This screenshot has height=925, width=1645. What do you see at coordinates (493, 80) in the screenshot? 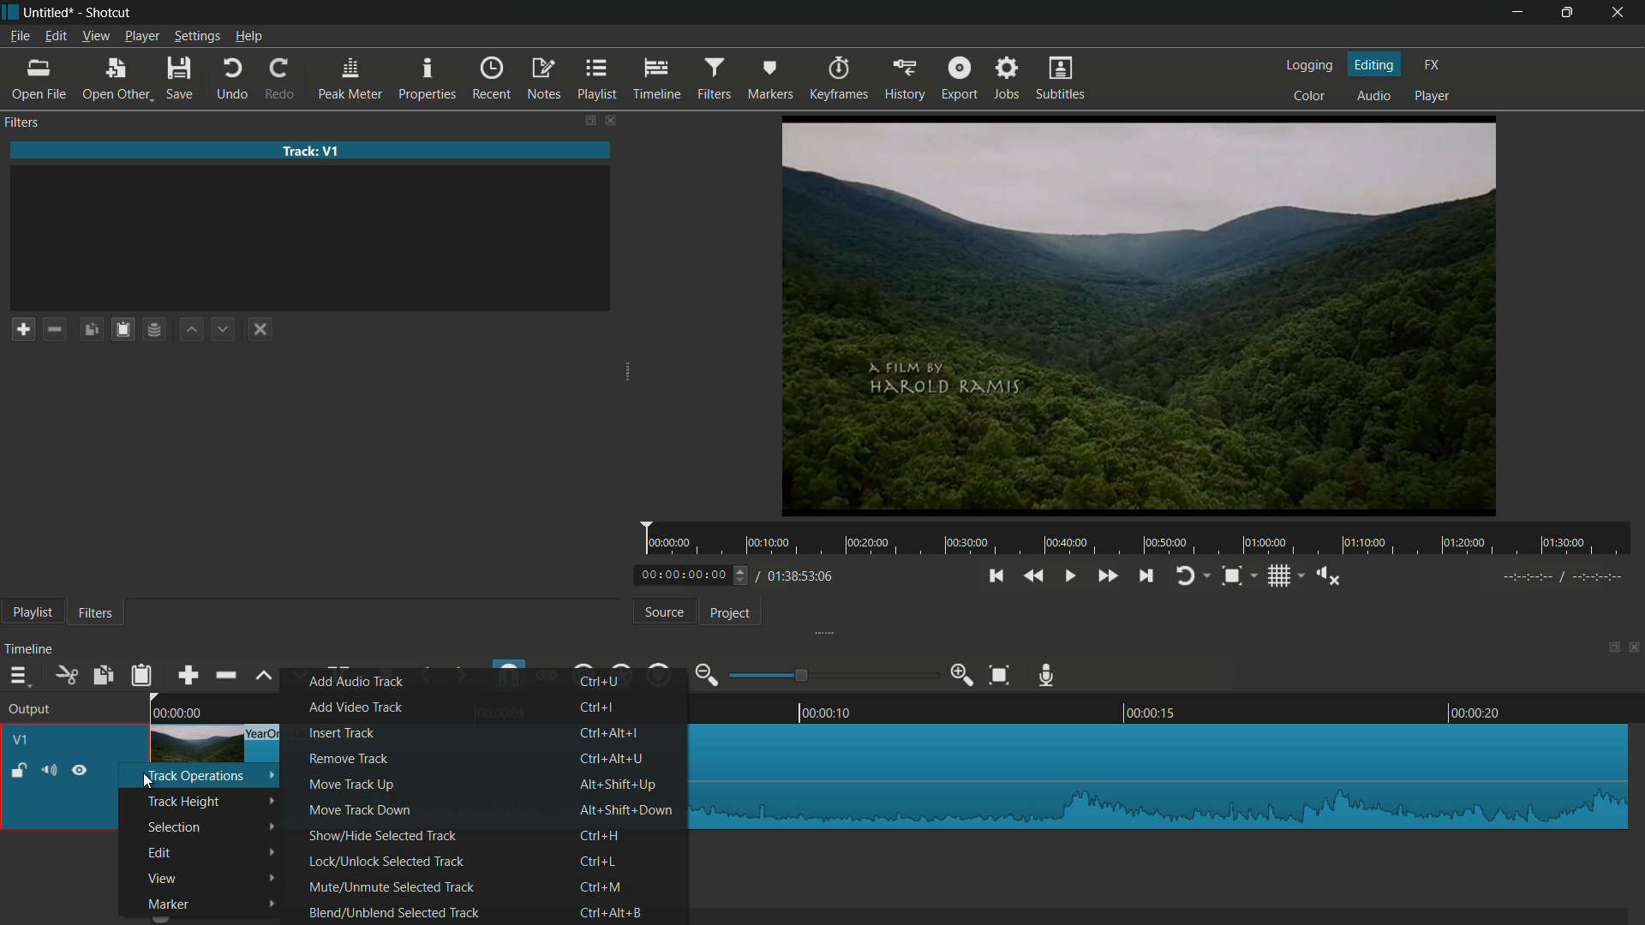
I see `recent` at bounding box center [493, 80].